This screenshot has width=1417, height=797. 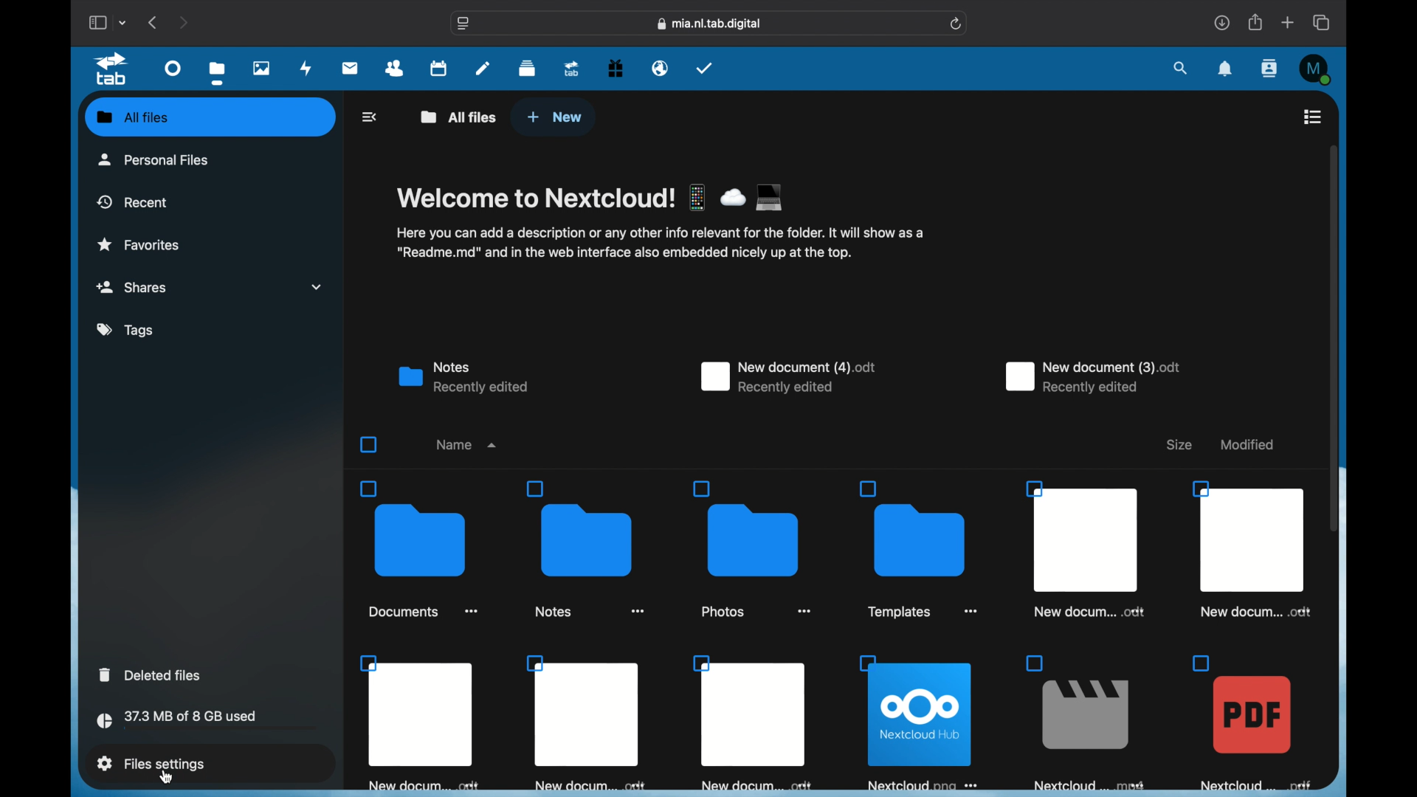 What do you see at coordinates (185, 22) in the screenshot?
I see `next` at bounding box center [185, 22].